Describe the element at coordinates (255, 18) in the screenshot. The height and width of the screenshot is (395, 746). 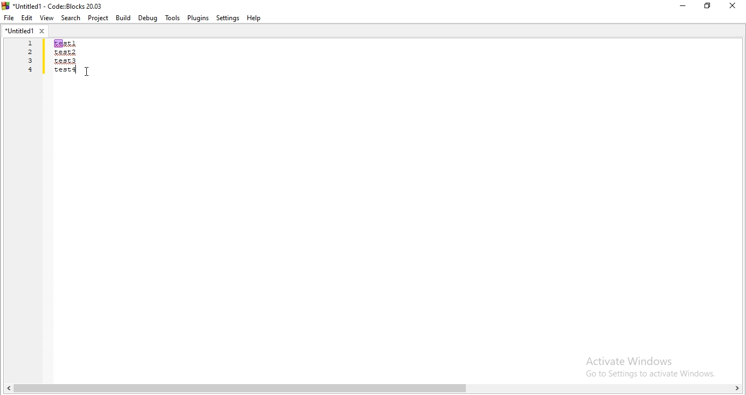
I see `help` at that location.